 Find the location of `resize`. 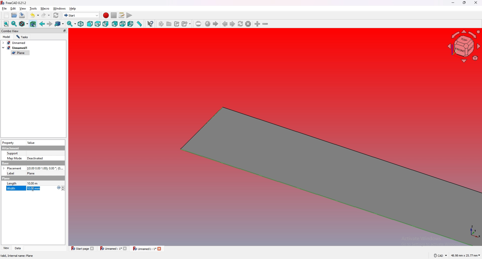

resize is located at coordinates (465, 3).